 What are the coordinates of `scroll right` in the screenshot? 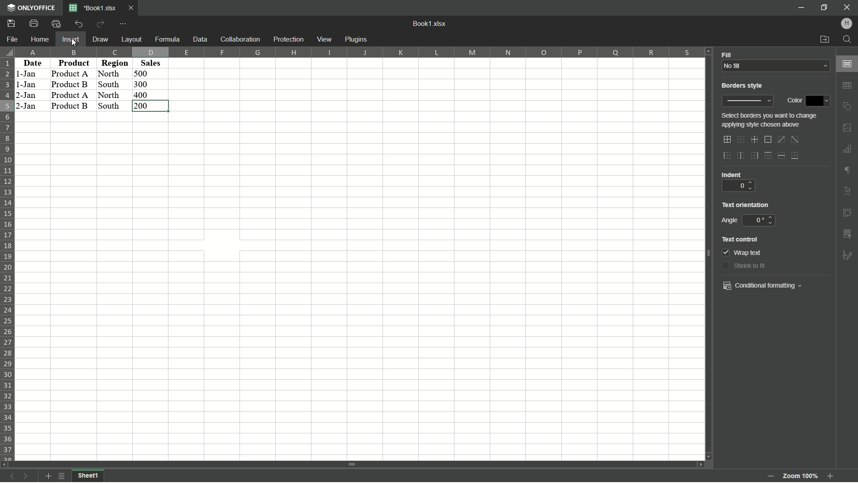 It's located at (697, 464).